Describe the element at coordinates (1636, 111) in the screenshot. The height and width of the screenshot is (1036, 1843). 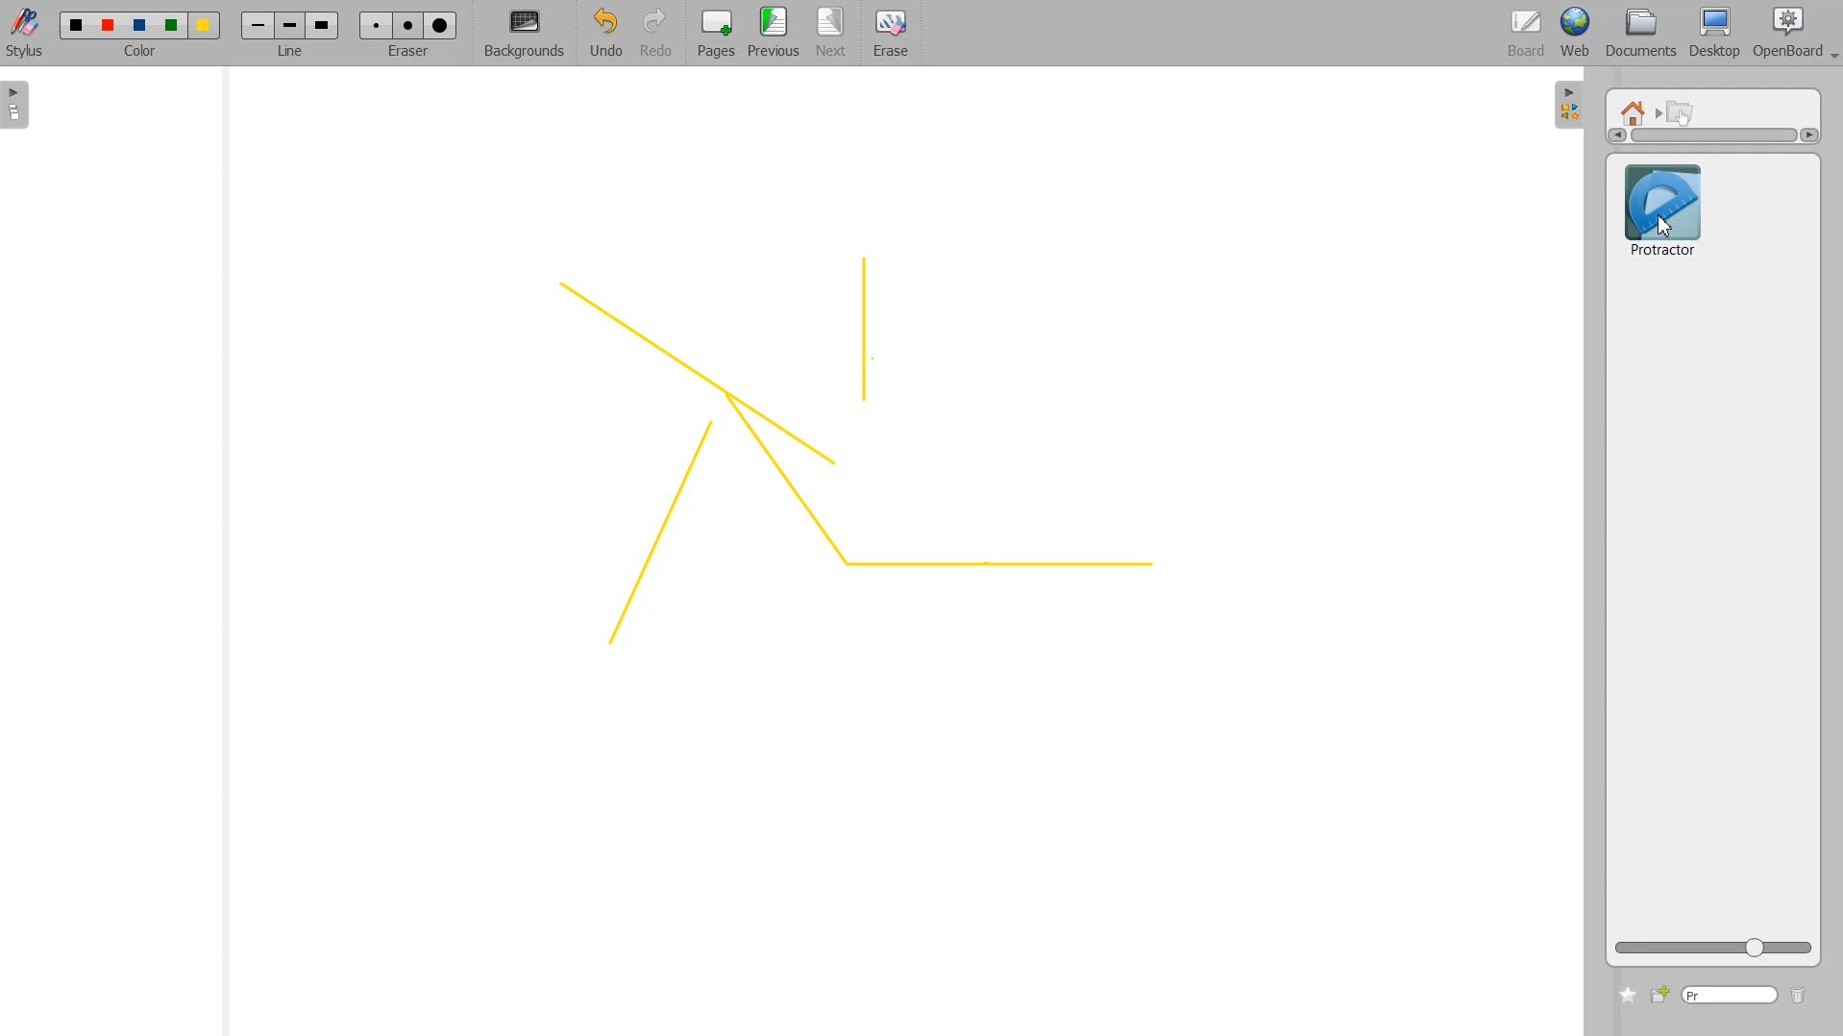
I see `Home` at that location.